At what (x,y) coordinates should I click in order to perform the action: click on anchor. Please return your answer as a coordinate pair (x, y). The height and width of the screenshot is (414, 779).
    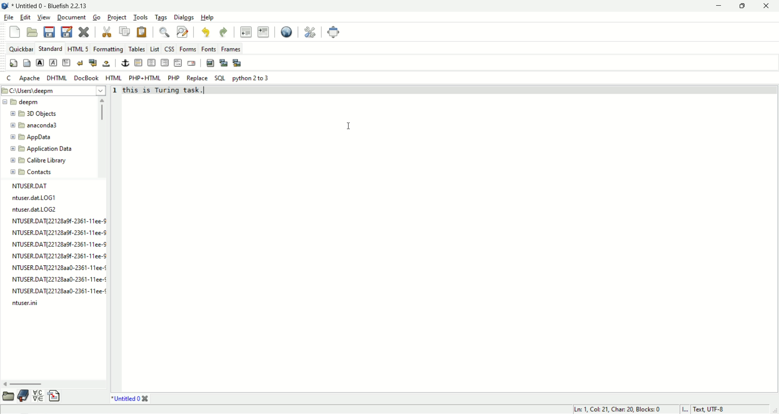
    Looking at the image, I should click on (125, 63).